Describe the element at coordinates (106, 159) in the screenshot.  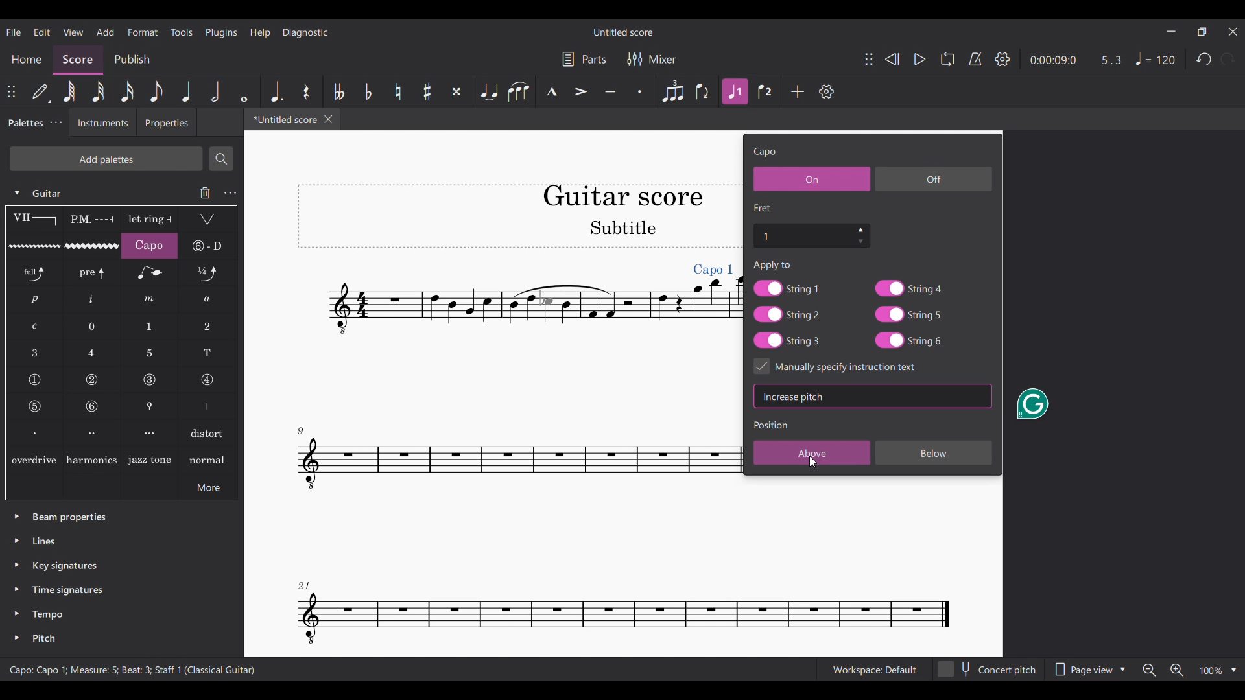
I see `Add palette` at that location.